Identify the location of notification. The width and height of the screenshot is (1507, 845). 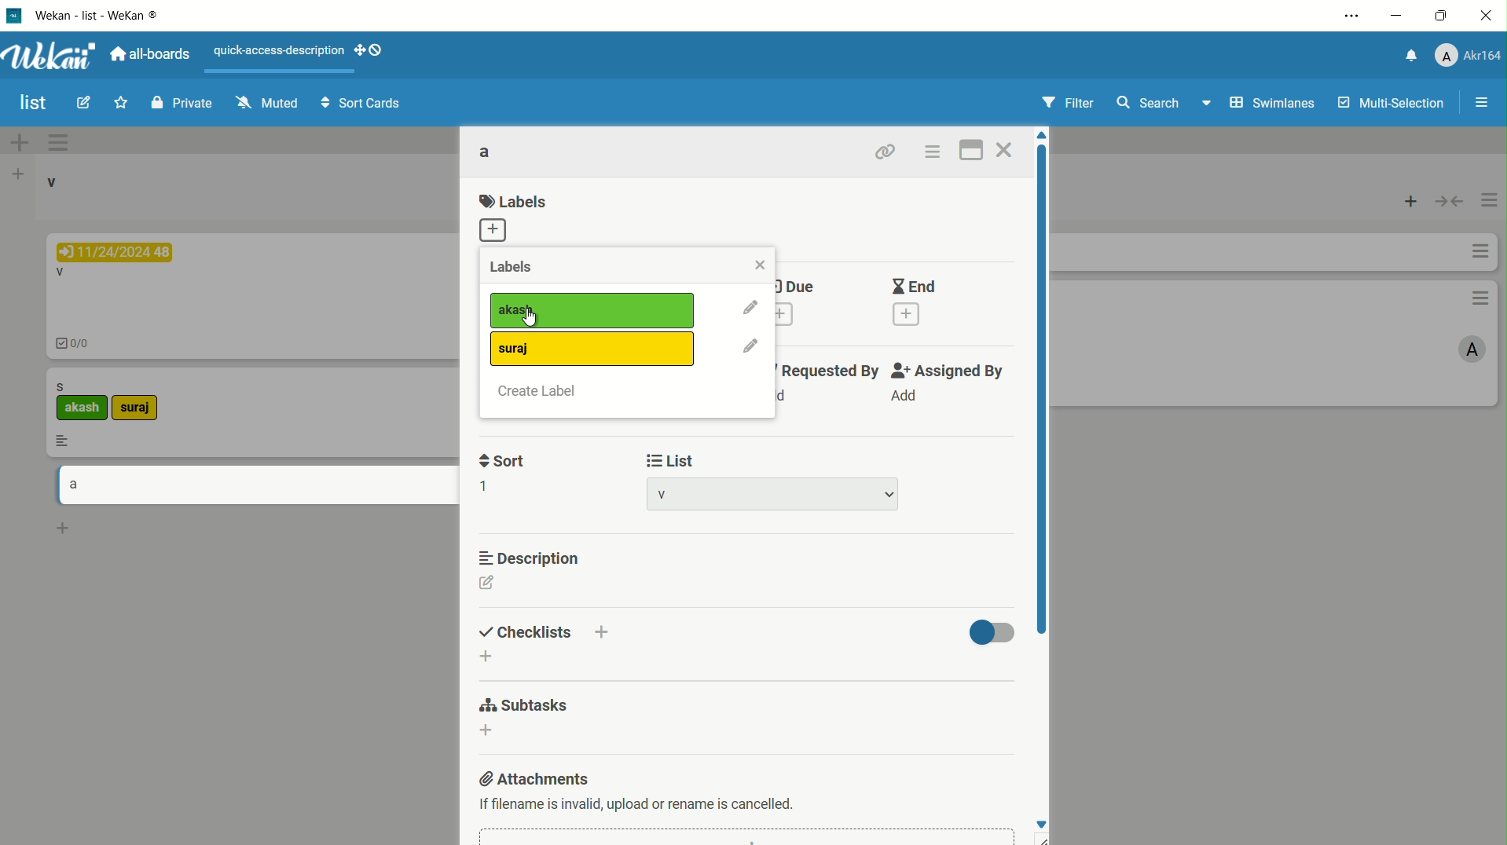
(1409, 56).